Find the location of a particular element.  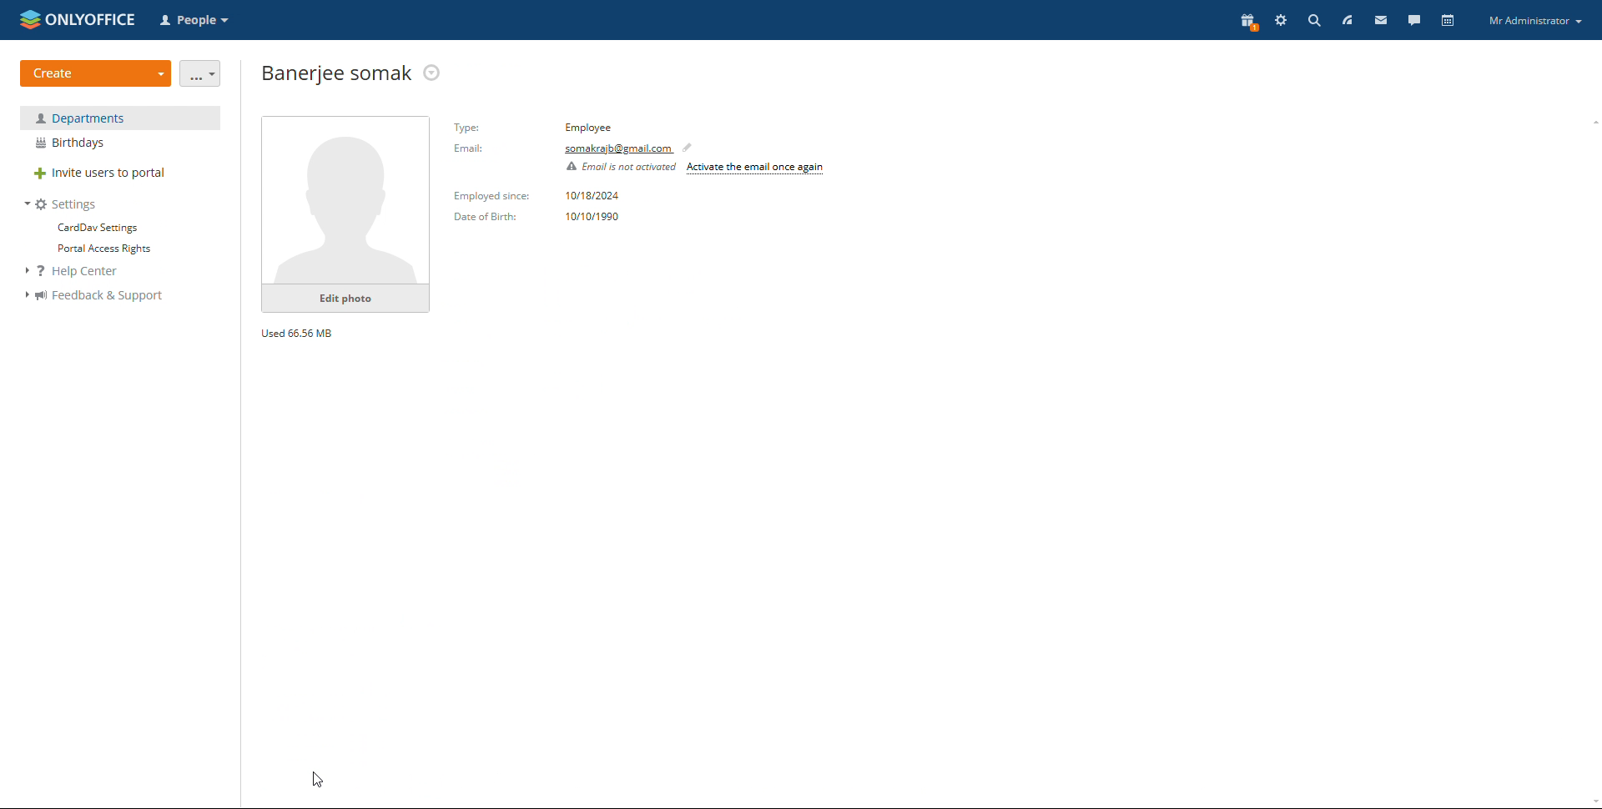

talk is located at coordinates (1413, 19).